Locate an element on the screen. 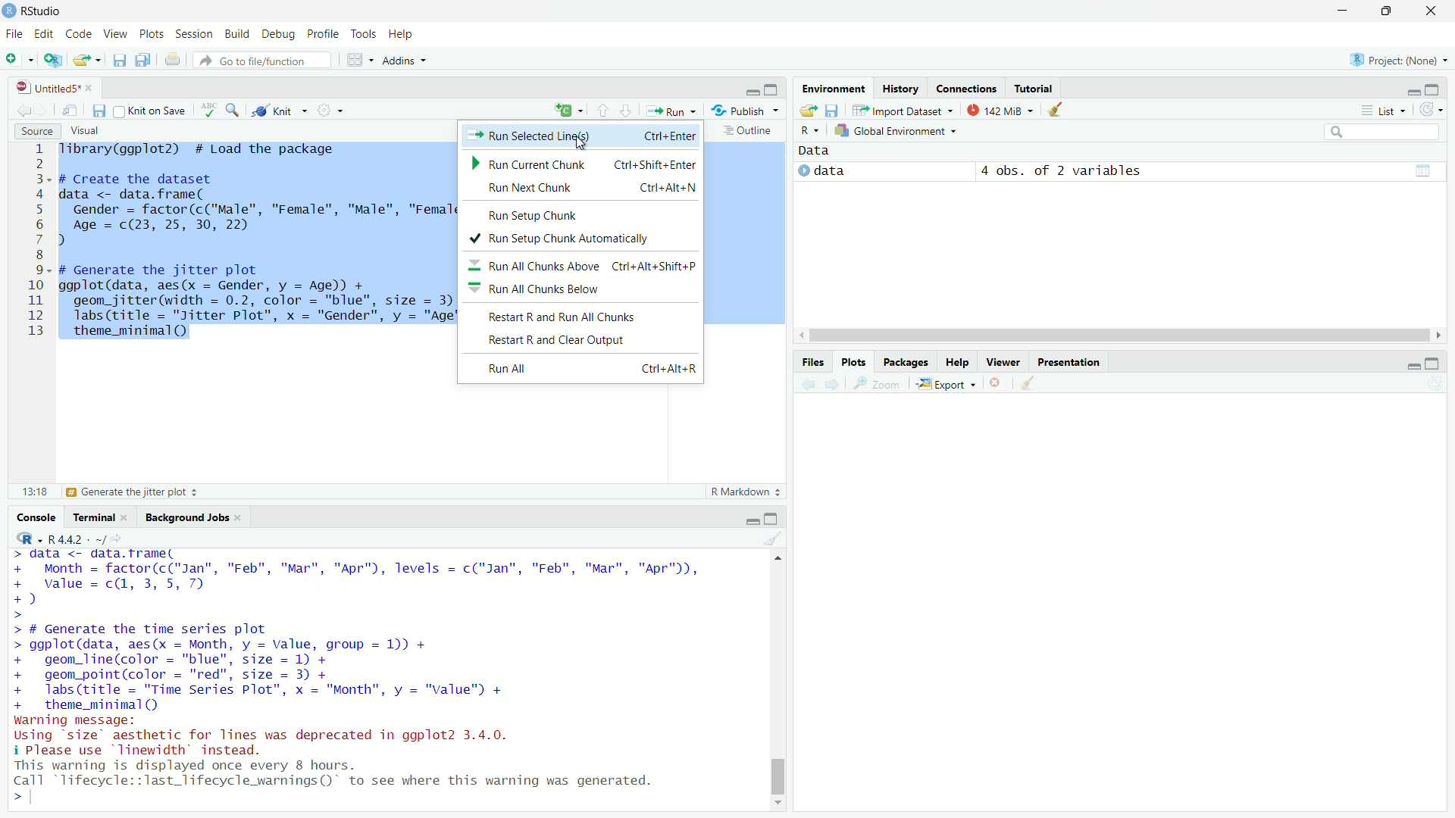 Image resolution: width=1455 pixels, height=818 pixels. maximize is located at coordinates (775, 517).